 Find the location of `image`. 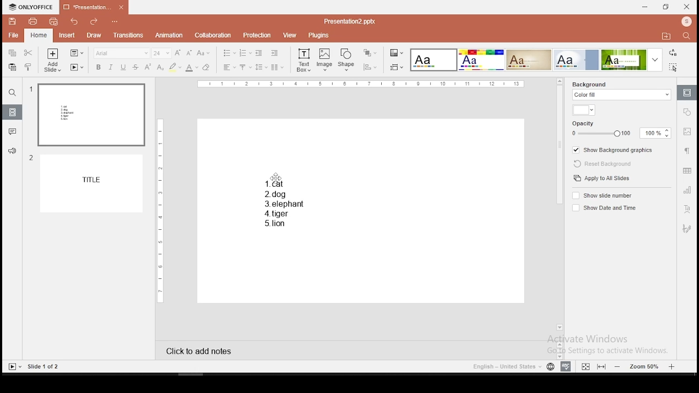

image is located at coordinates (325, 60).